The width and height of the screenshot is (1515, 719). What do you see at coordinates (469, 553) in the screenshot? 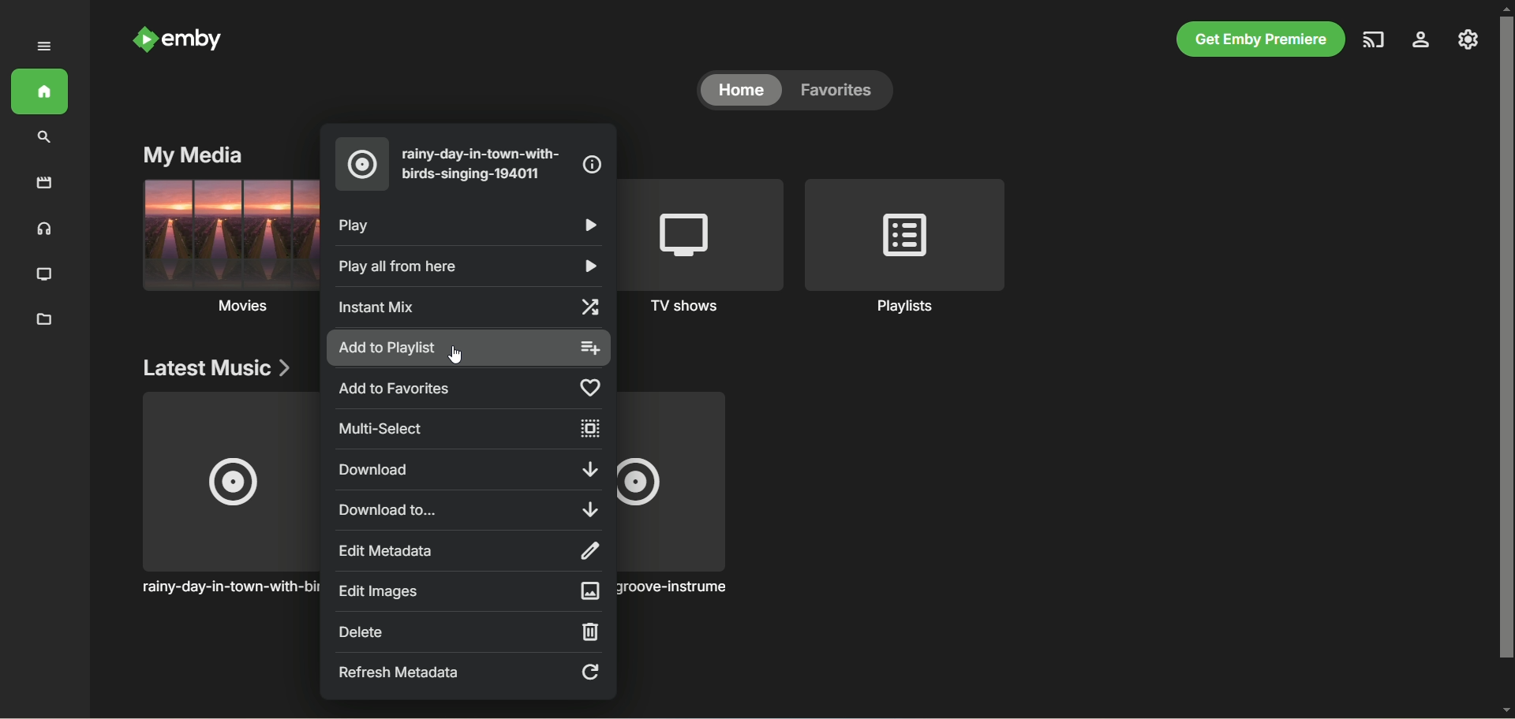
I see `edit metadata` at bounding box center [469, 553].